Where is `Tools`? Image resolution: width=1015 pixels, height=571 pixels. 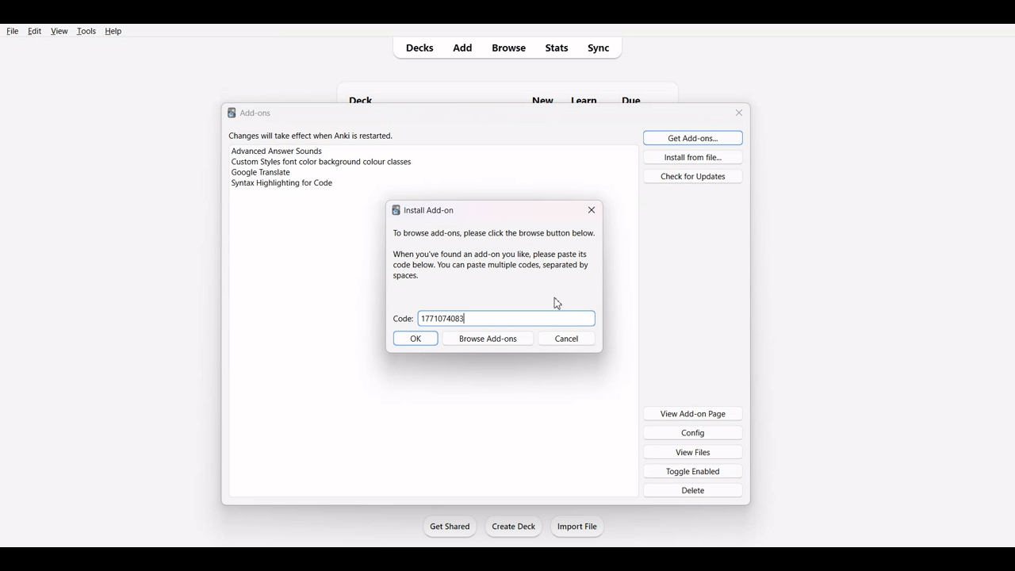
Tools is located at coordinates (86, 31).